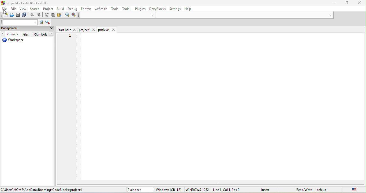 This screenshot has height=193, width=366. I want to click on files, so click(25, 34).